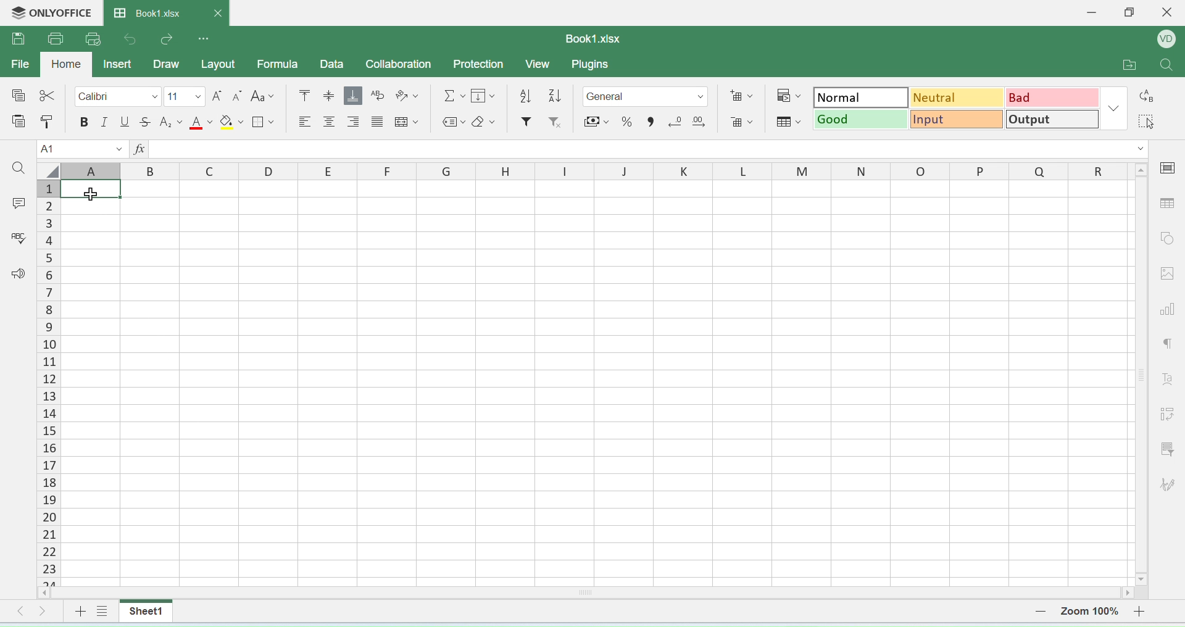 The image size is (1185, 627). I want to click on mouse pointer, so click(92, 194).